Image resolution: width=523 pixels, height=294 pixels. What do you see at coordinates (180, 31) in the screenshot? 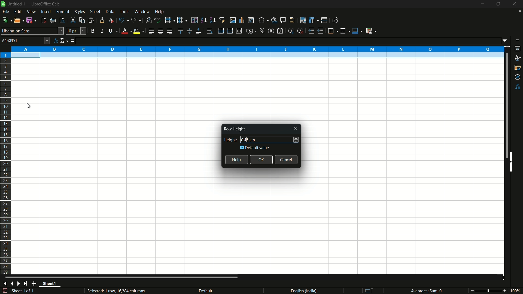
I see `align top` at bounding box center [180, 31].